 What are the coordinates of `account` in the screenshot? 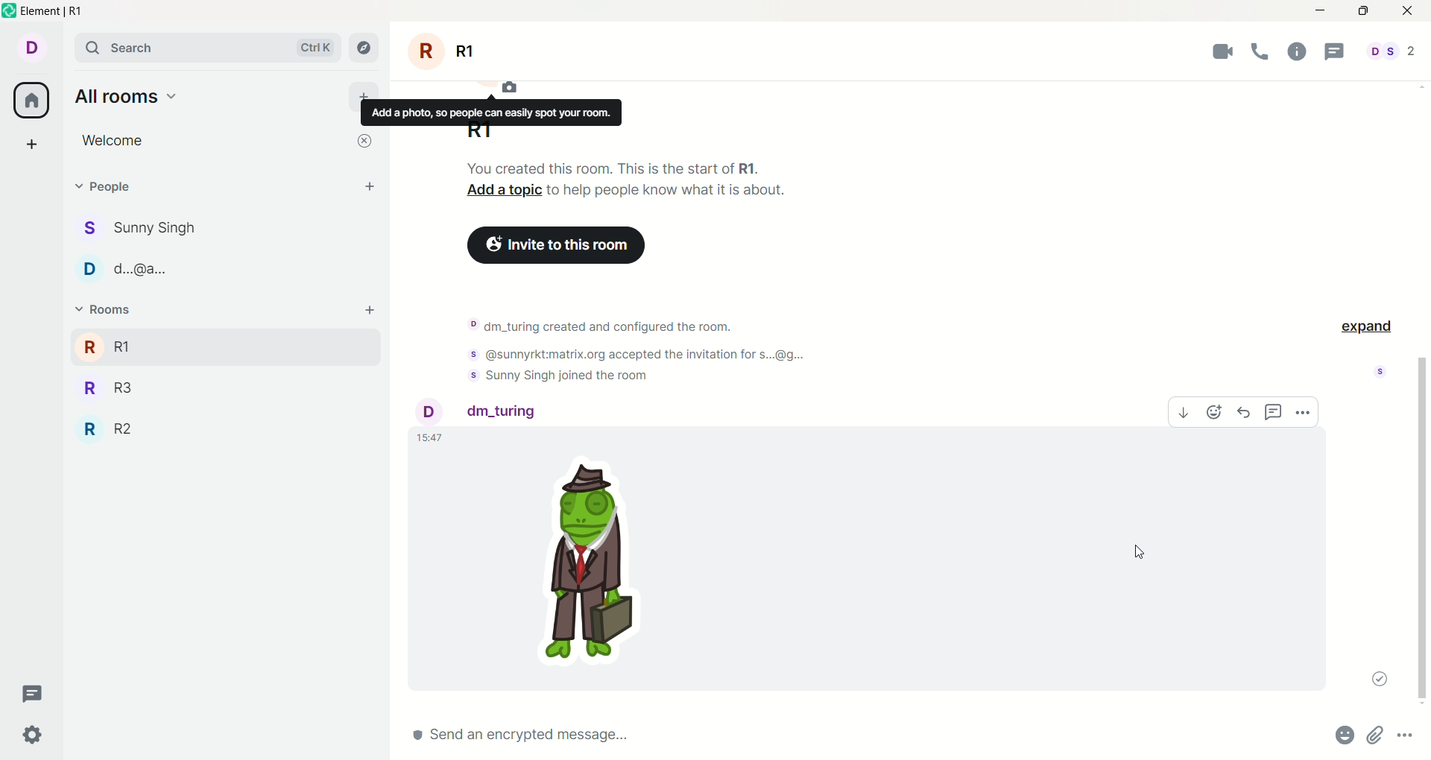 It's located at (31, 48).